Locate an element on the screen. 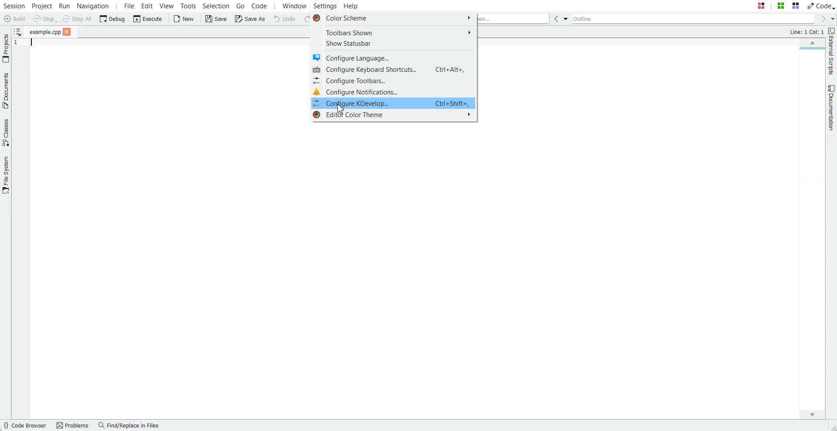 The width and height of the screenshot is (837, 431). Documentation is located at coordinates (832, 108).